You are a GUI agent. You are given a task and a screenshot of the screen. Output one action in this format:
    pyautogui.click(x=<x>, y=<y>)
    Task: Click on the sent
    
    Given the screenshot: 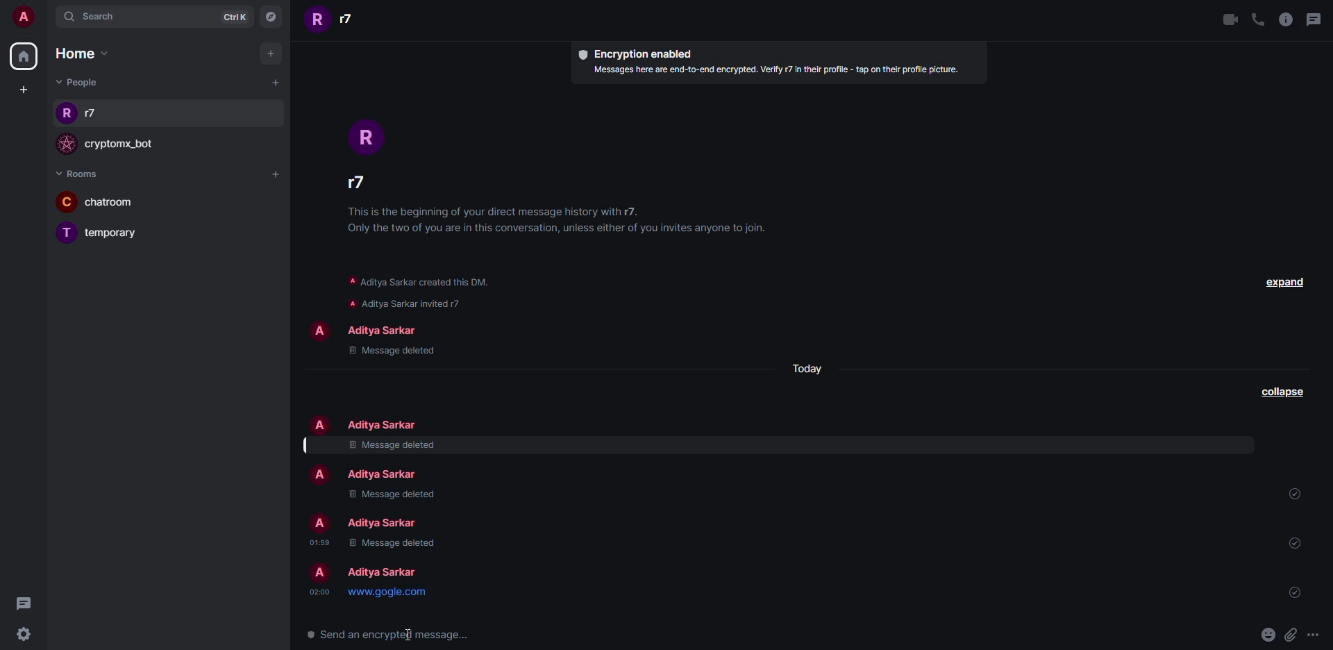 What is the action you would take?
    pyautogui.click(x=1293, y=590)
    